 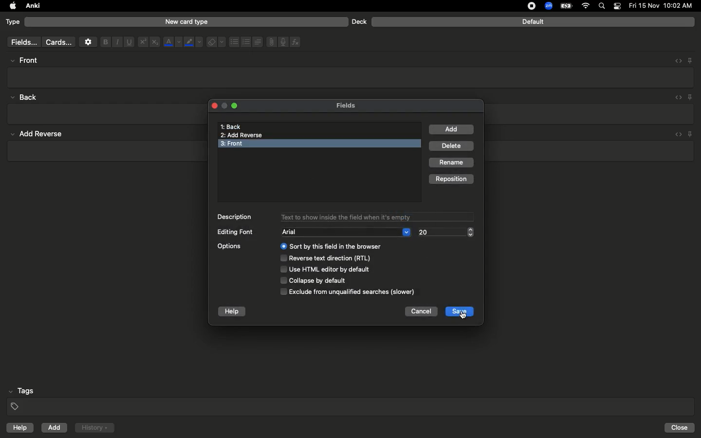 I want to click on fields, so click(x=21, y=42).